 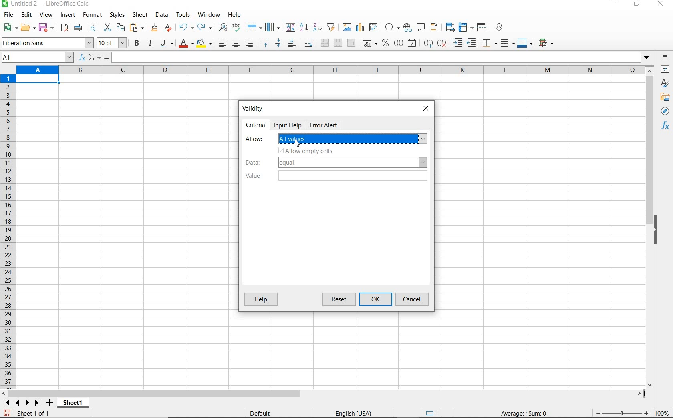 What do you see at coordinates (36, 414) in the screenshot?
I see `sheet 1 of 1` at bounding box center [36, 414].